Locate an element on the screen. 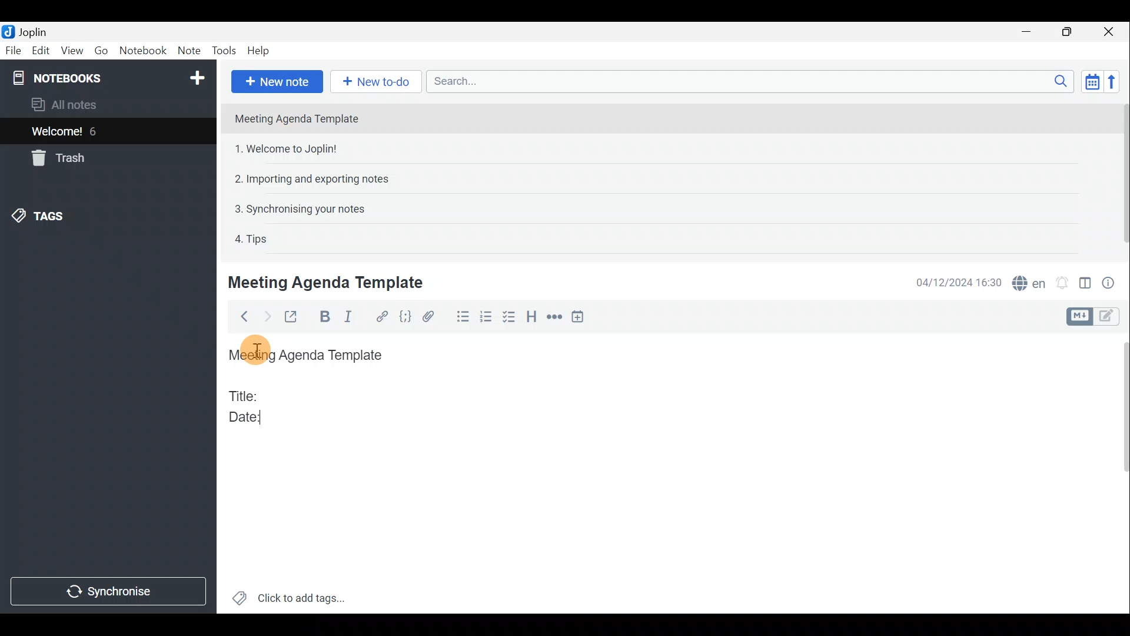 This screenshot has height=636, width=1130. View is located at coordinates (70, 52).